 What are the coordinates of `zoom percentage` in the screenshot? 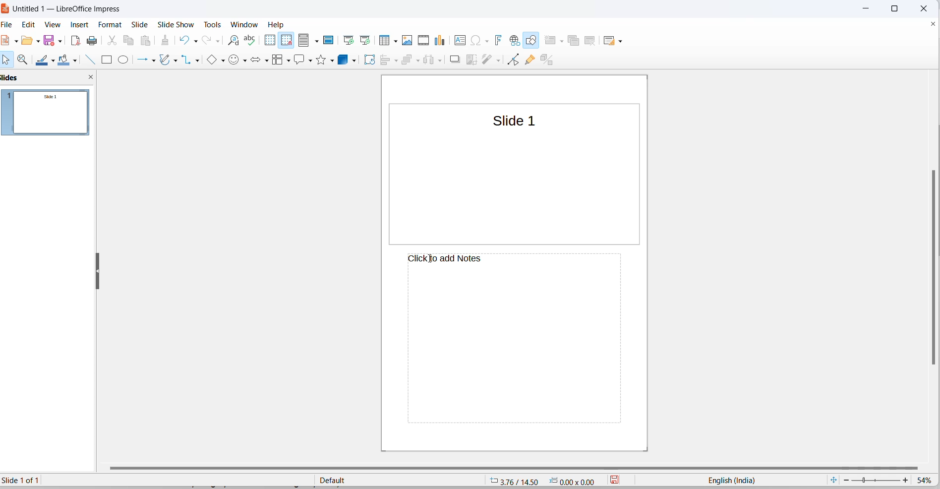 It's located at (927, 480).